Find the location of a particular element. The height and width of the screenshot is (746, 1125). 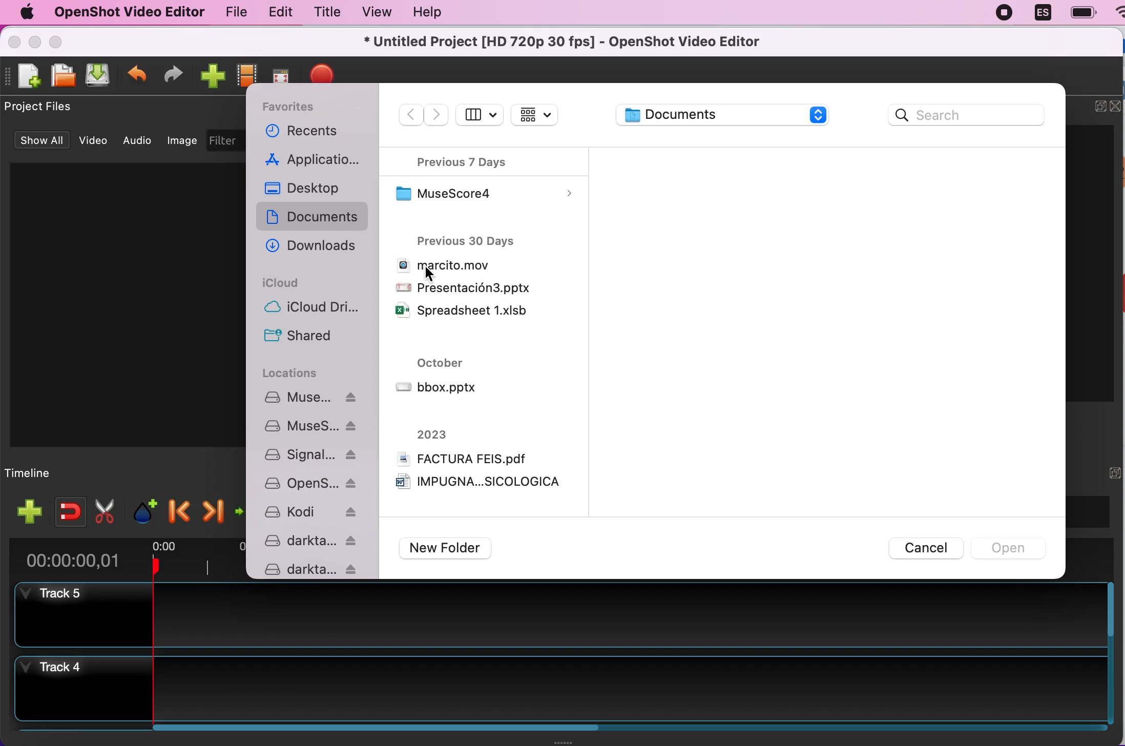

next marker is located at coordinates (212, 509).